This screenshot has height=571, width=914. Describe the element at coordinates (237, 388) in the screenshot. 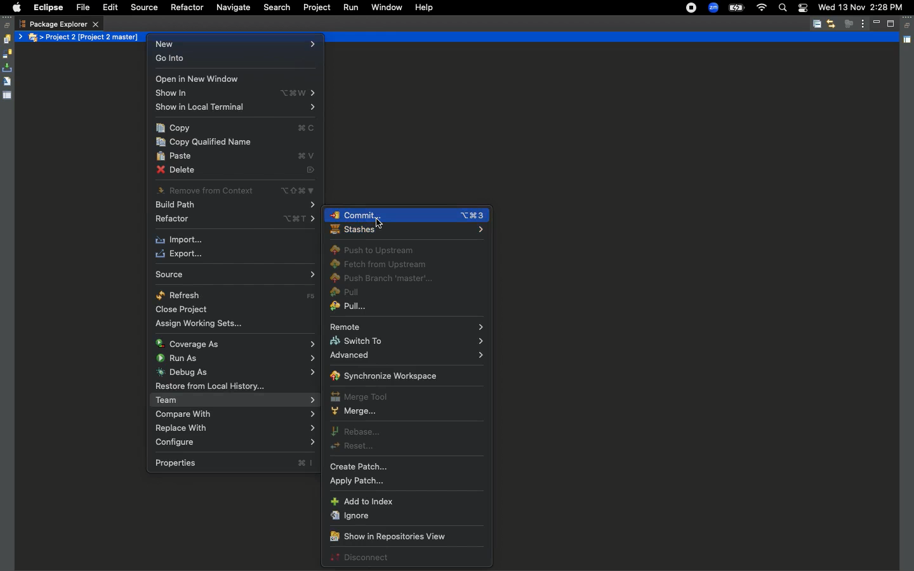

I see `Restore from local history` at that location.